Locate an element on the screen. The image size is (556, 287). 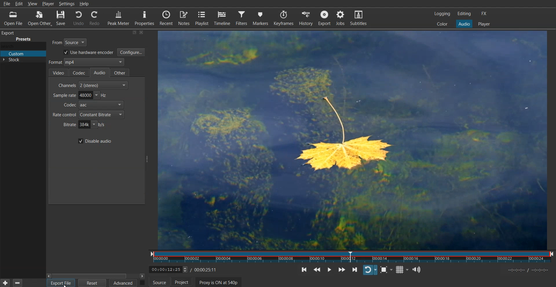
Toggle player looping is located at coordinates (370, 269).